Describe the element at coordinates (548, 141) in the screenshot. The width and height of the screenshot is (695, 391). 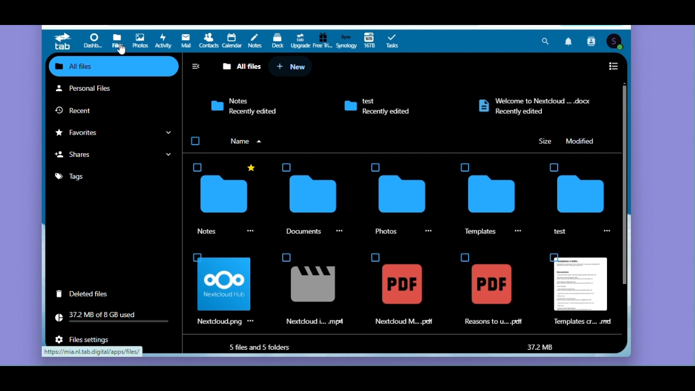
I see `Size` at that location.